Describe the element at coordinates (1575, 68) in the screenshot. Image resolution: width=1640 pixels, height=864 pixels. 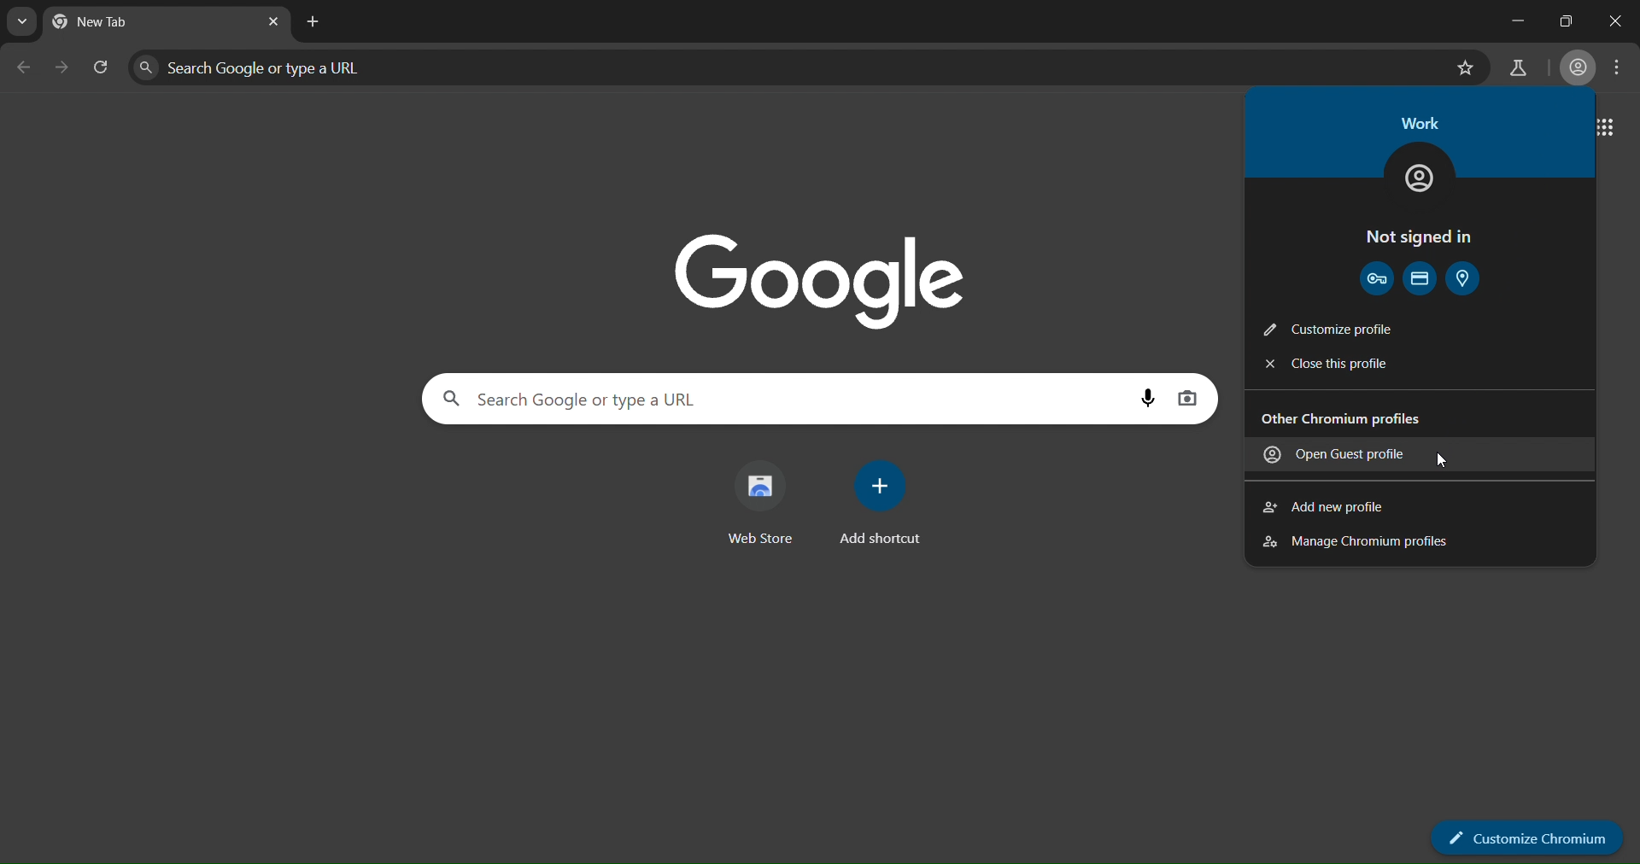
I see `account` at that location.